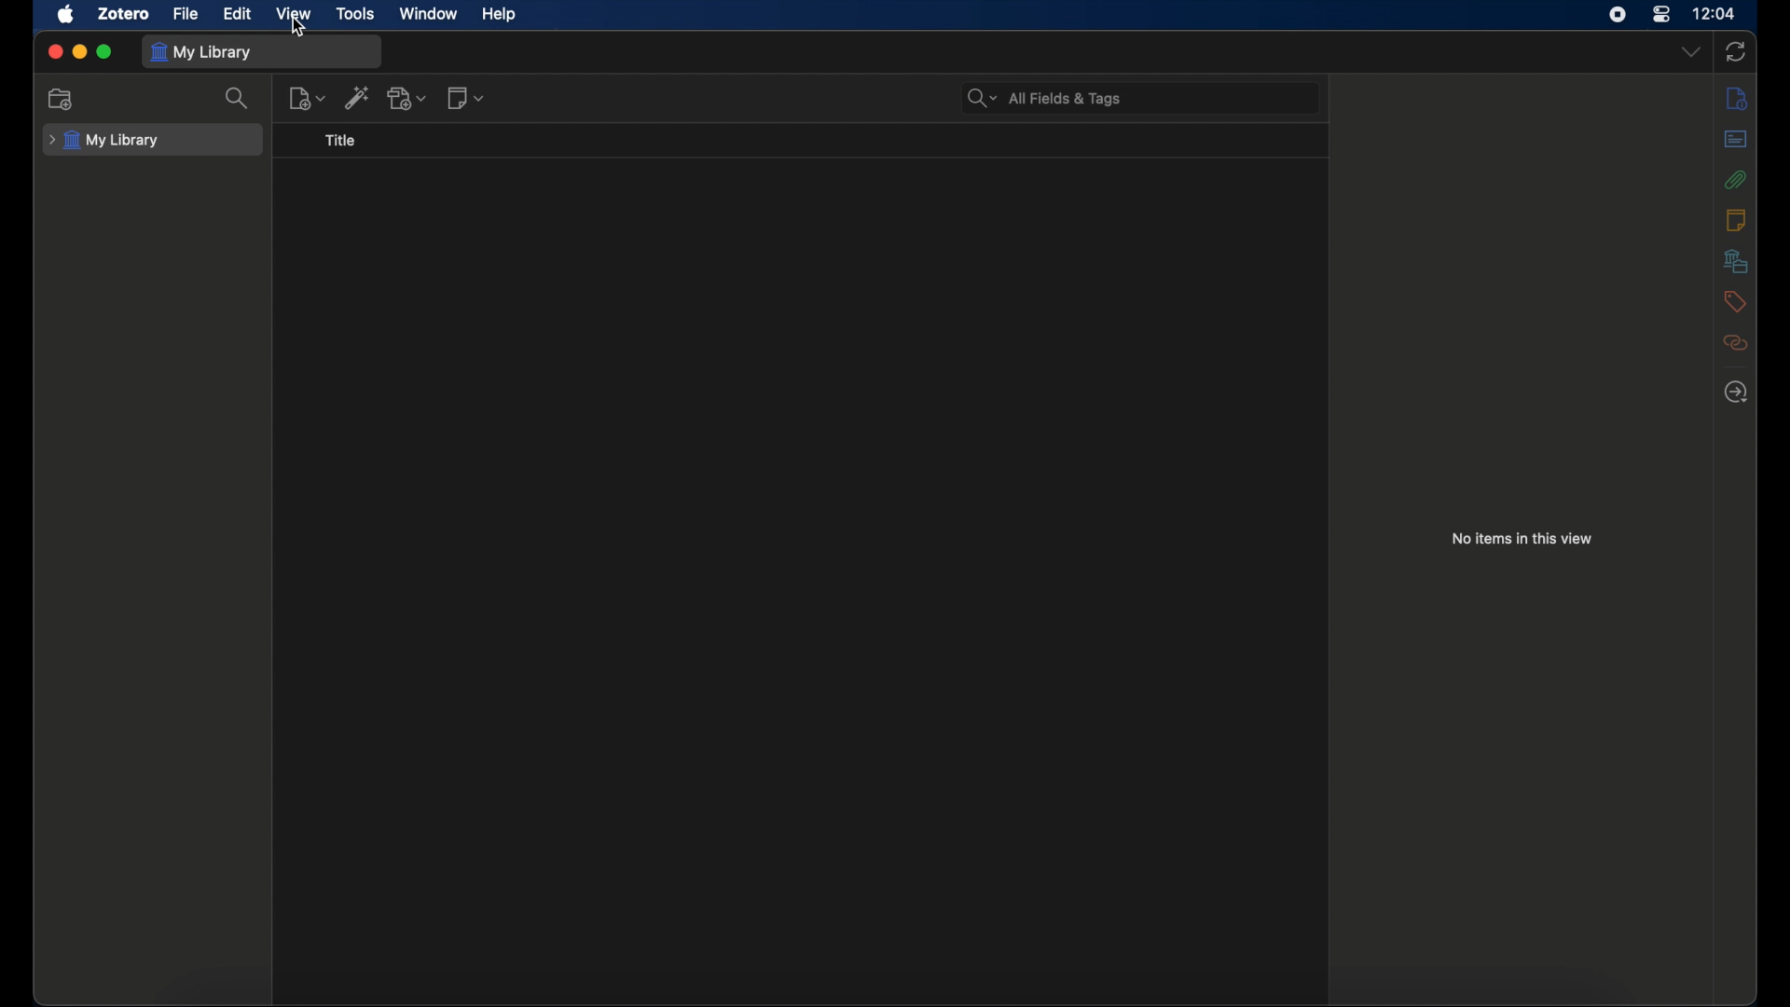 The width and height of the screenshot is (1790, 1007). What do you see at coordinates (1735, 180) in the screenshot?
I see `attachments` at bounding box center [1735, 180].